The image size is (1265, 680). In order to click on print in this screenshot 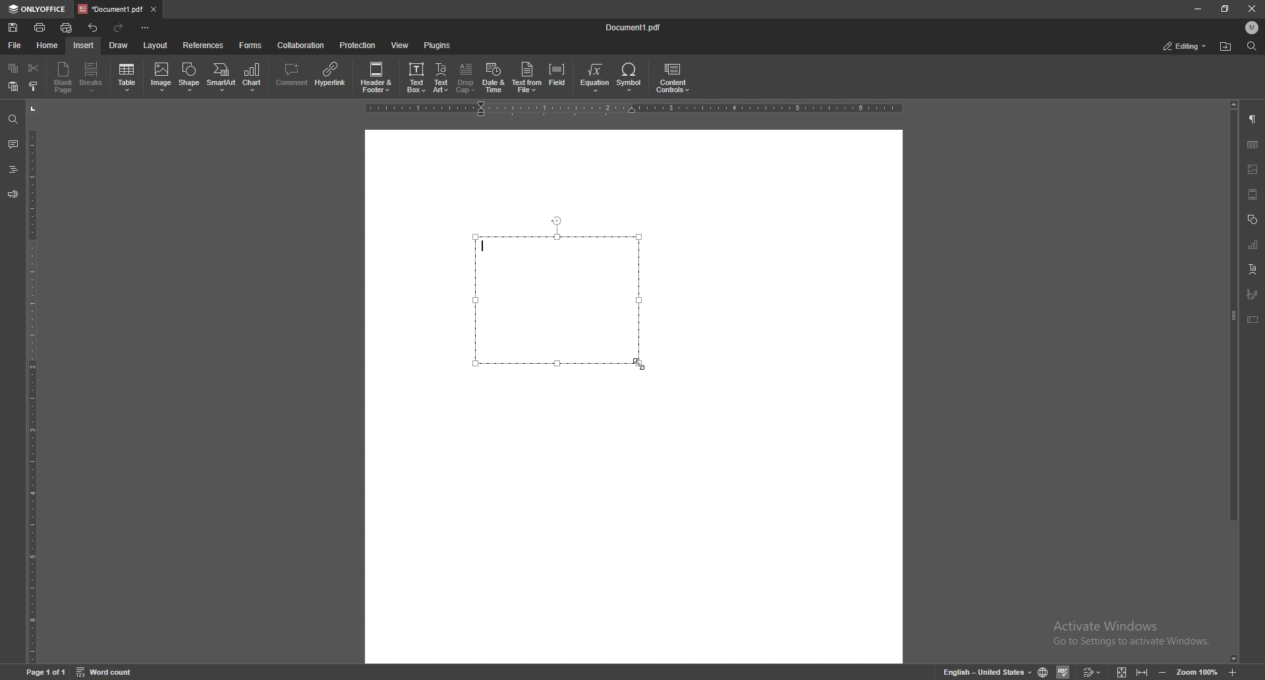, I will do `click(40, 28)`.